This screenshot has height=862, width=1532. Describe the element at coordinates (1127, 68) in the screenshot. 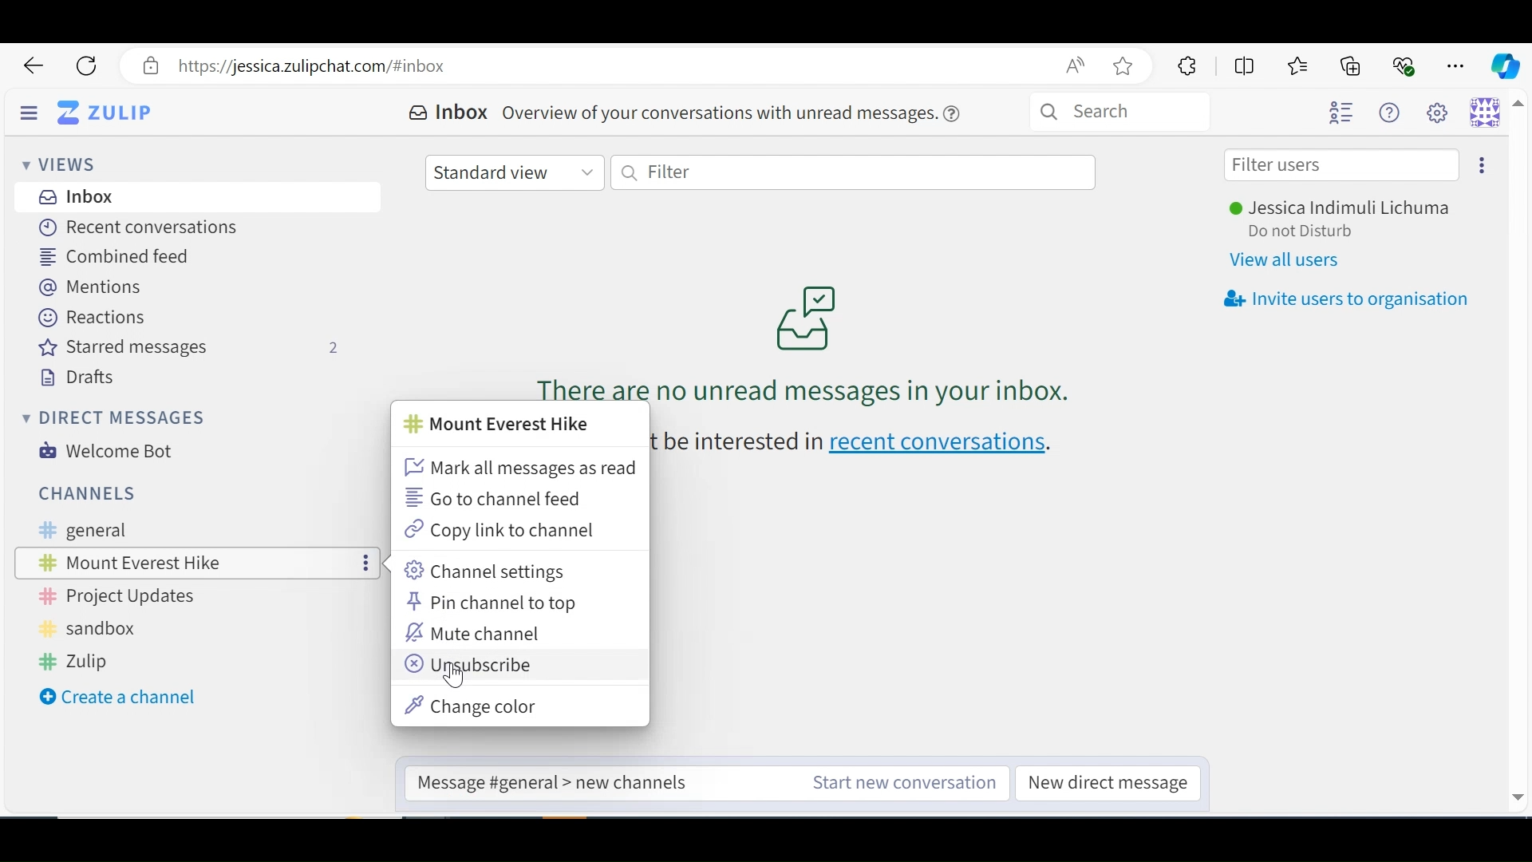

I see `Bookmark this page` at that location.